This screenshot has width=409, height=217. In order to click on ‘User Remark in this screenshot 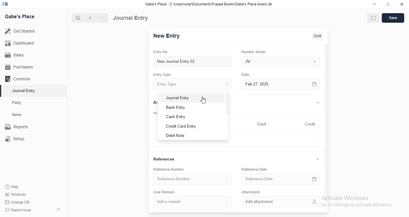, I will do `click(164, 192)`.